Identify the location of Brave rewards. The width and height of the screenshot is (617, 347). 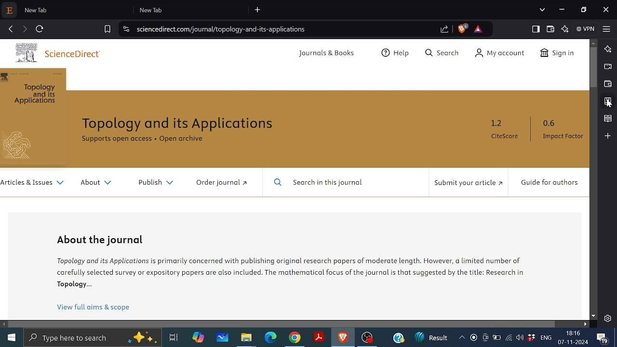
(478, 29).